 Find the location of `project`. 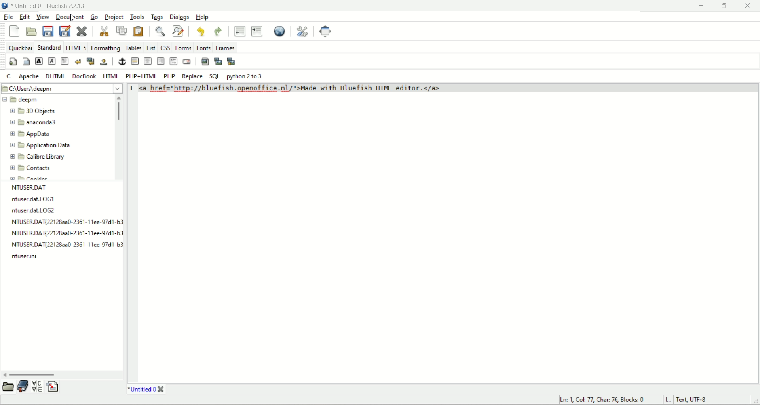

project is located at coordinates (114, 17).